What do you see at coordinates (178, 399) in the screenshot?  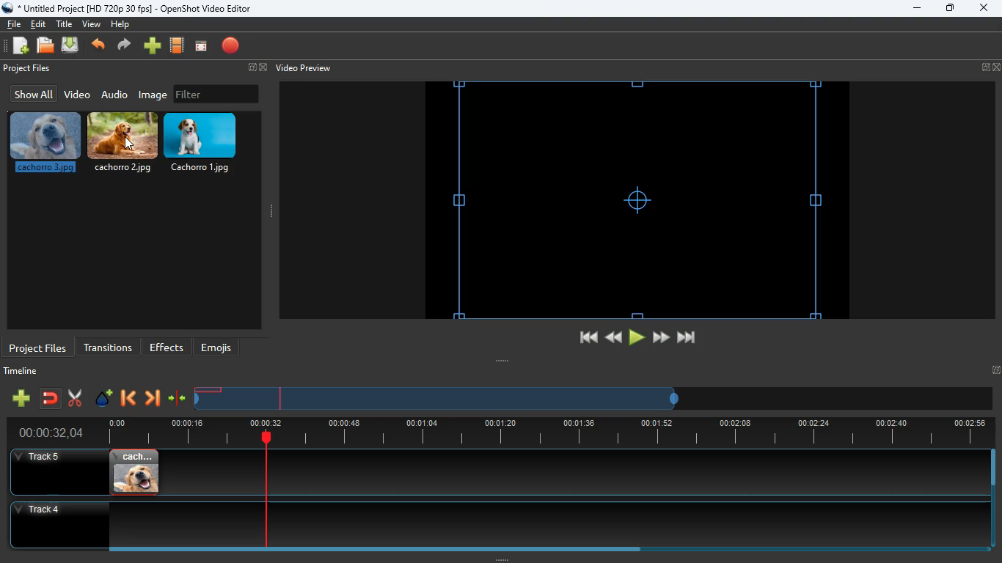 I see `compress` at bounding box center [178, 399].